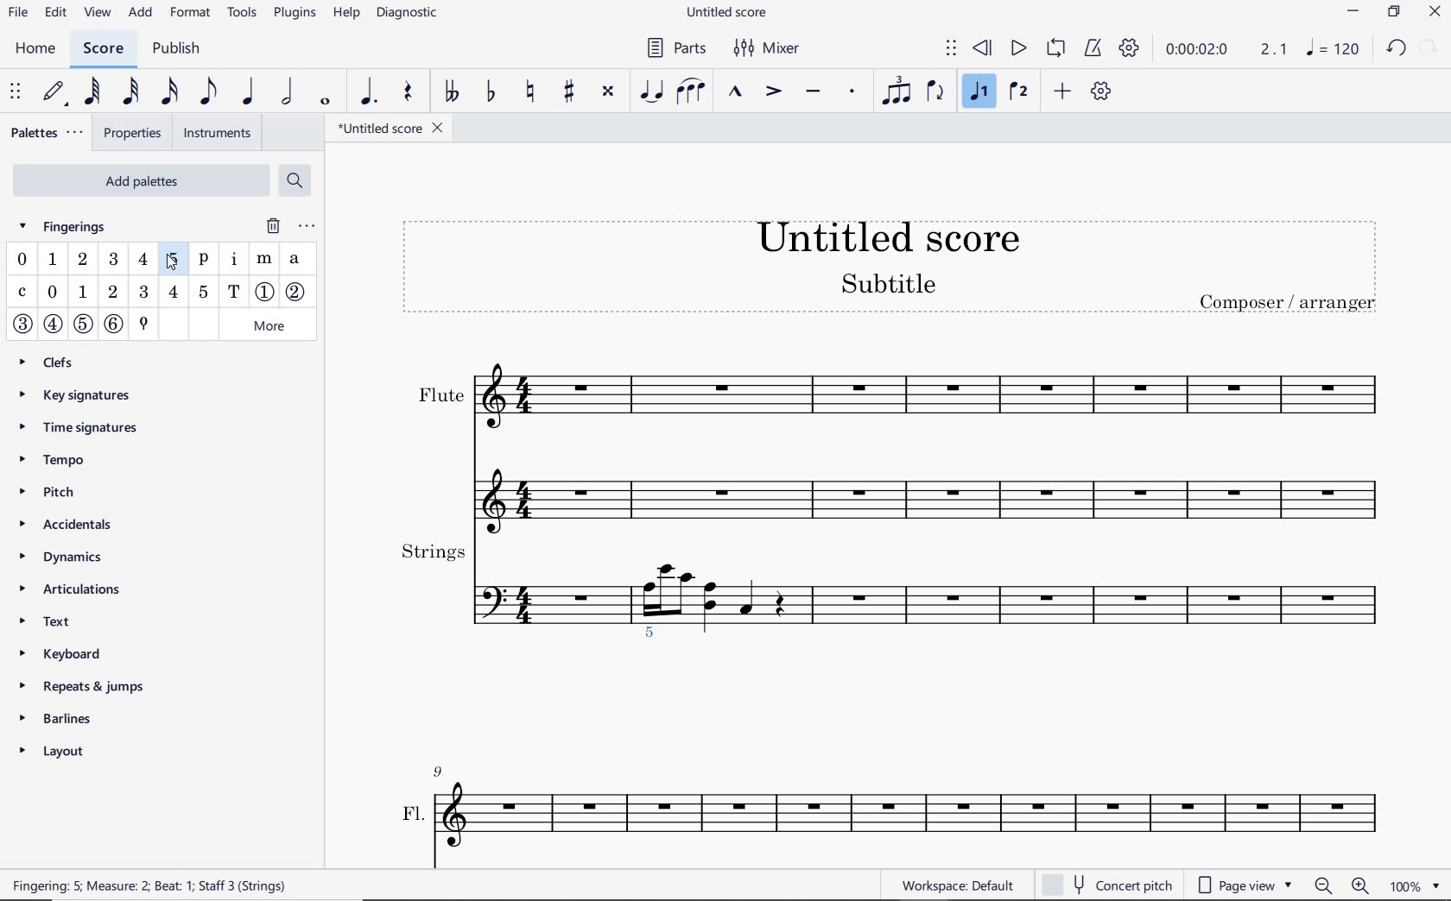  Describe the element at coordinates (409, 14) in the screenshot. I see `diagnostic` at that location.